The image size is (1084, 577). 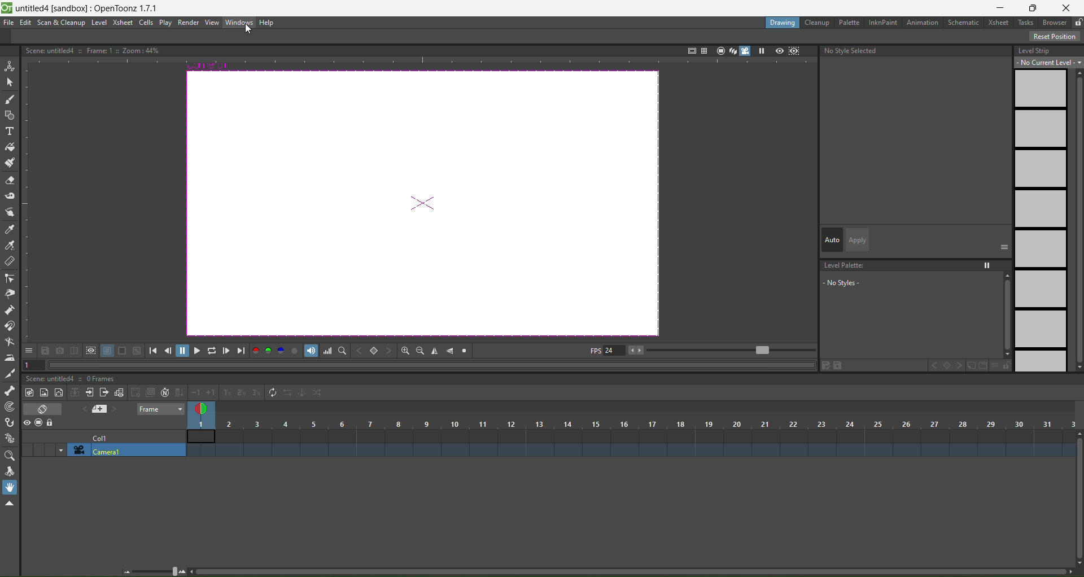 I want to click on safe area, so click(x=690, y=49).